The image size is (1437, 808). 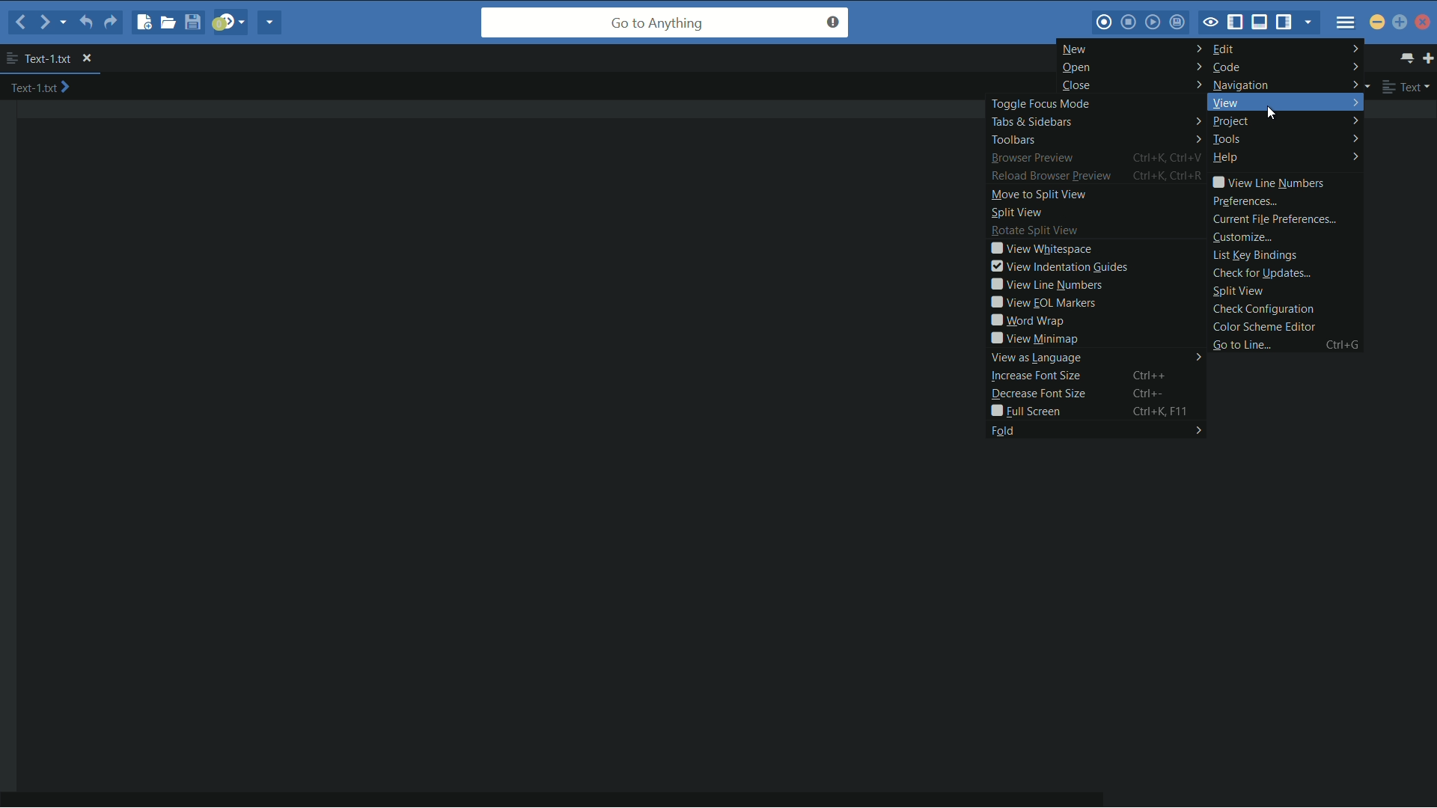 What do you see at coordinates (1157, 413) in the screenshot?
I see `Ctrl+K, F11` at bounding box center [1157, 413].